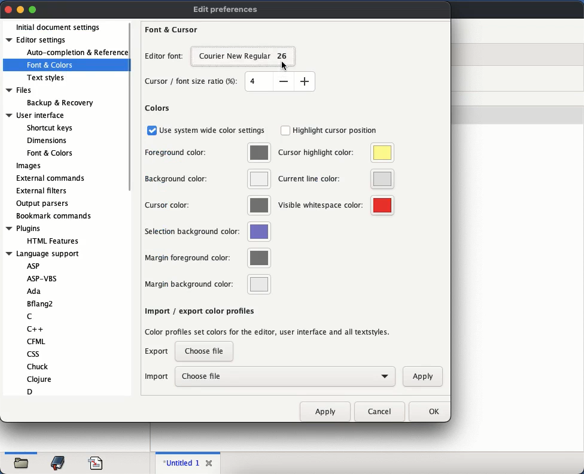 The image size is (584, 474). What do you see at coordinates (260, 153) in the screenshot?
I see `color` at bounding box center [260, 153].